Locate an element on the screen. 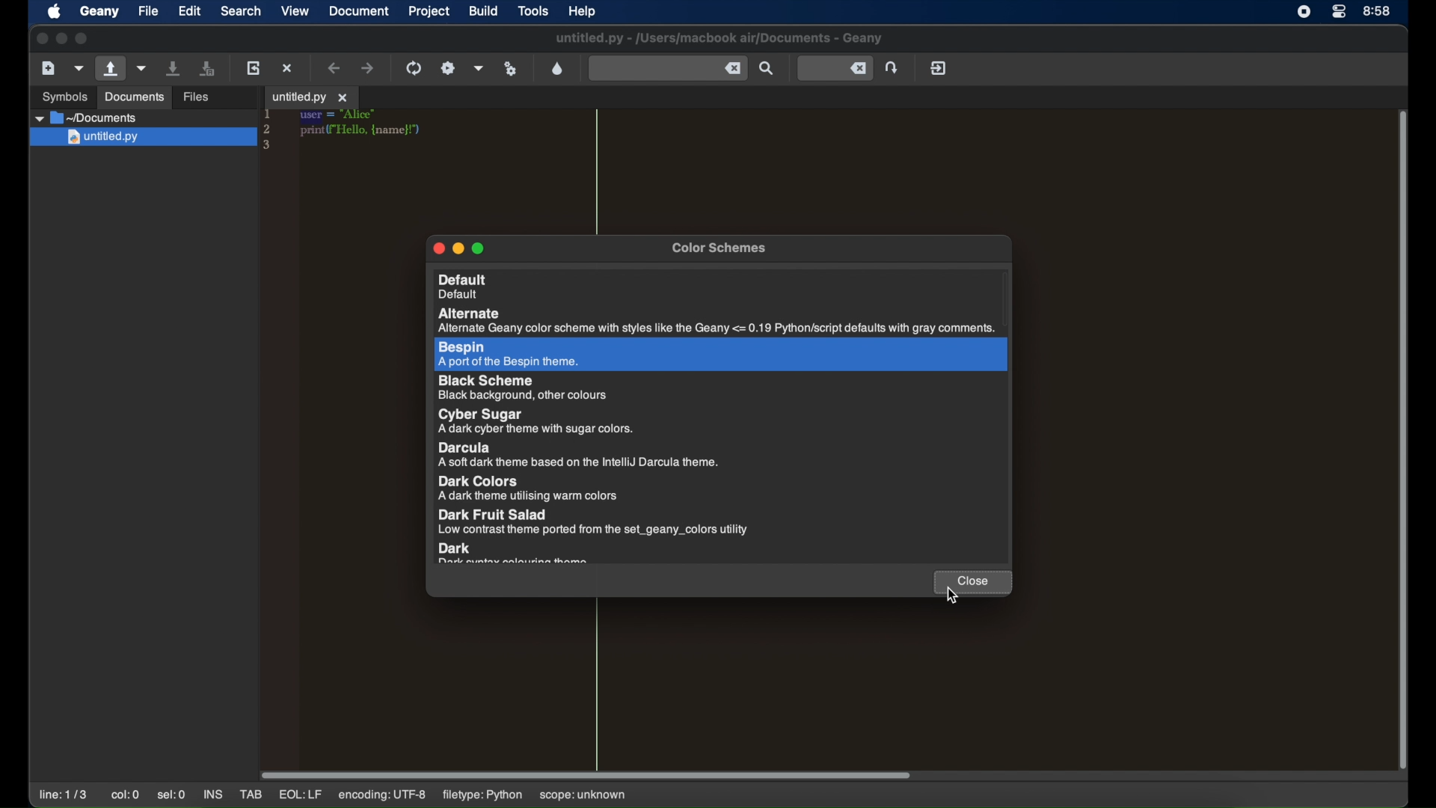 The image size is (1436, 808). bespin is located at coordinates (509, 355).